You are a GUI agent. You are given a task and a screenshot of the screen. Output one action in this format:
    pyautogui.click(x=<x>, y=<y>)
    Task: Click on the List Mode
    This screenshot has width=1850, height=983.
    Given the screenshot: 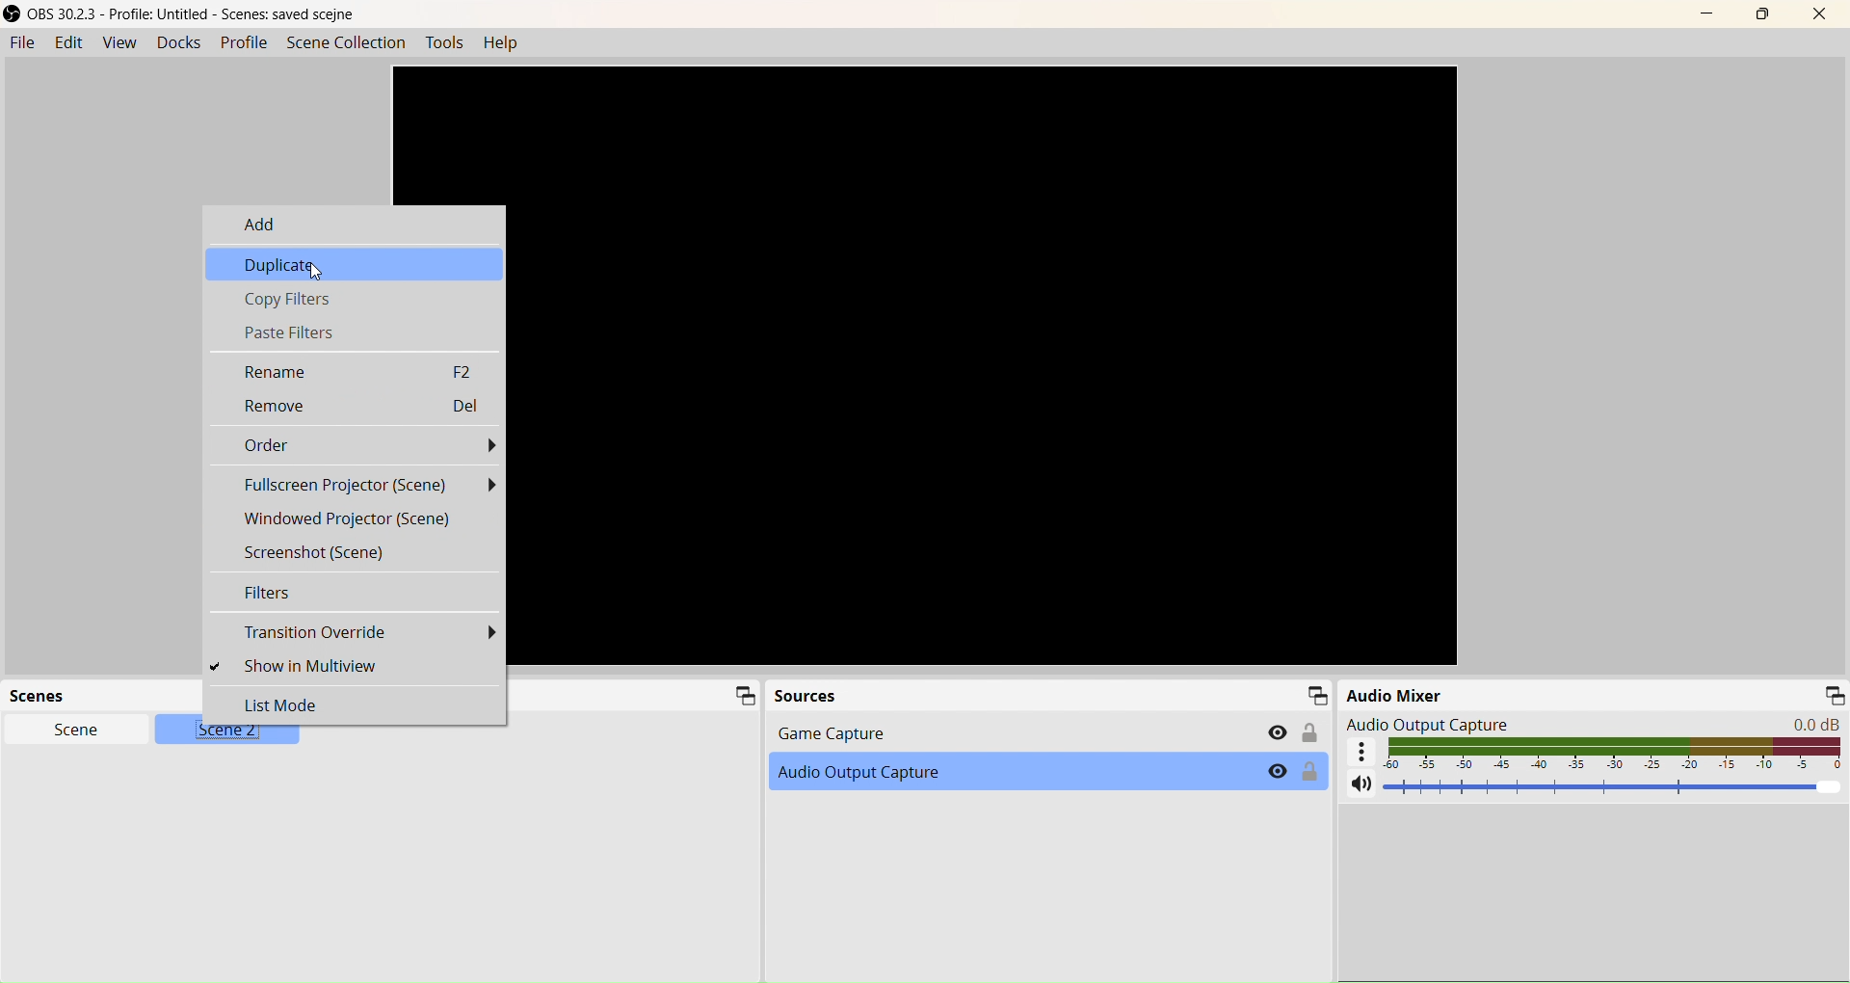 What is the action you would take?
    pyautogui.click(x=296, y=704)
    